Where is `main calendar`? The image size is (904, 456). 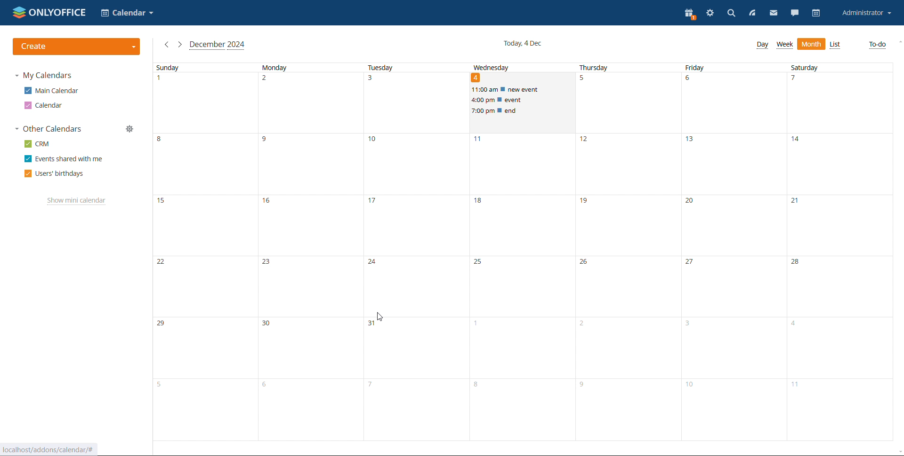 main calendar is located at coordinates (51, 91).